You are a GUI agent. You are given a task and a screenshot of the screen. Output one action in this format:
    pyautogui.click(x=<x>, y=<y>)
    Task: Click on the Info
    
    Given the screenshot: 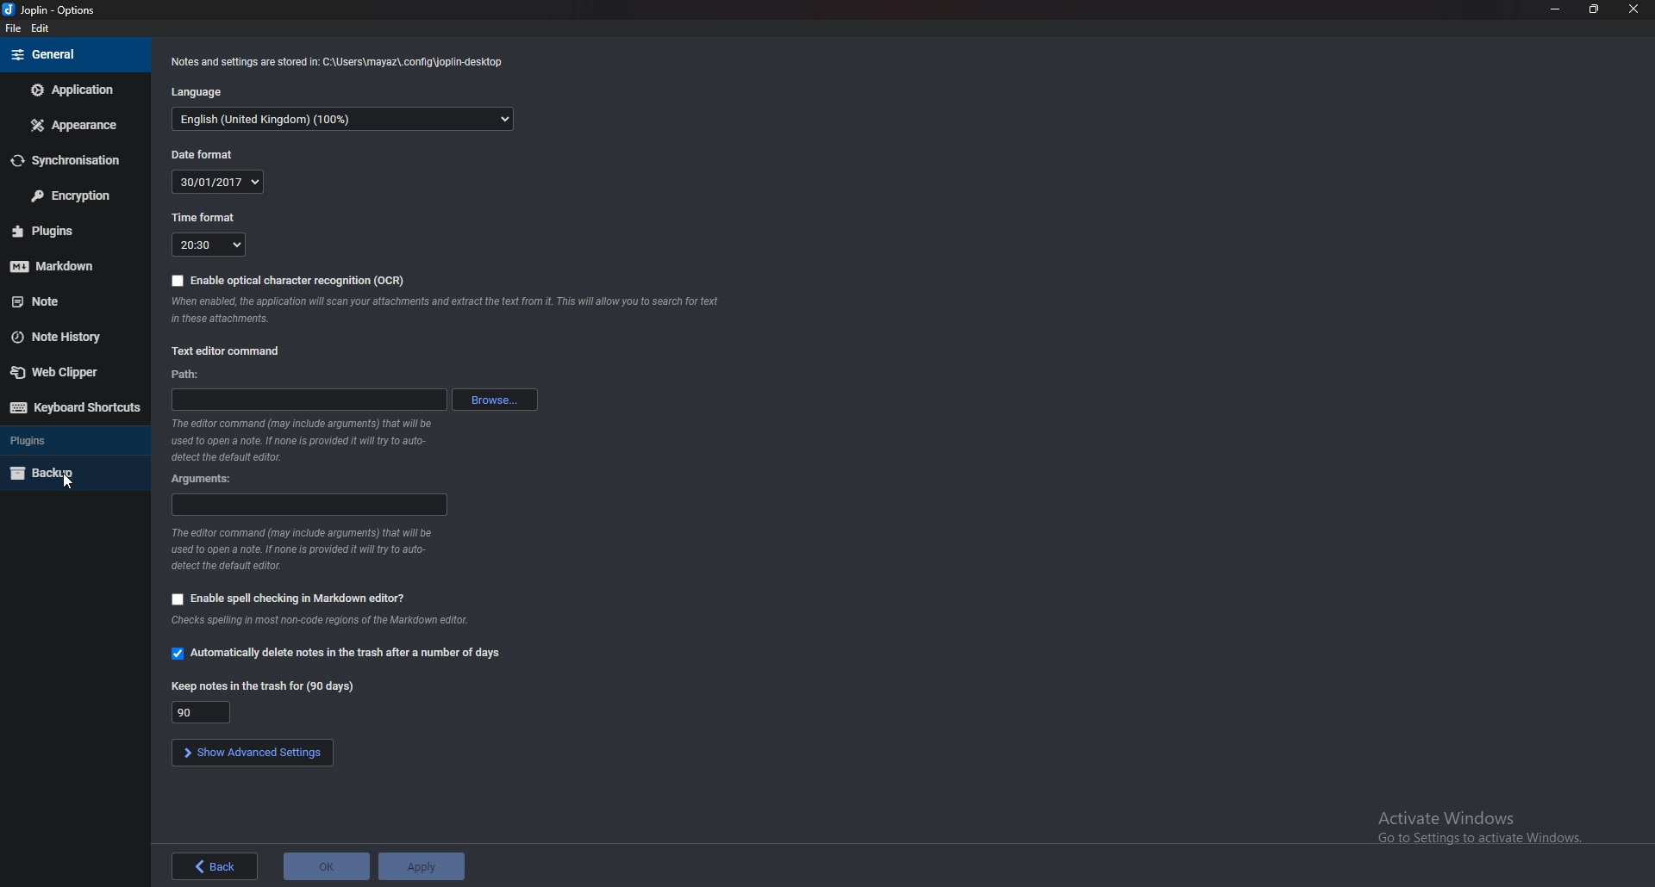 What is the action you would take?
    pyautogui.click(x=309, y=548)
    